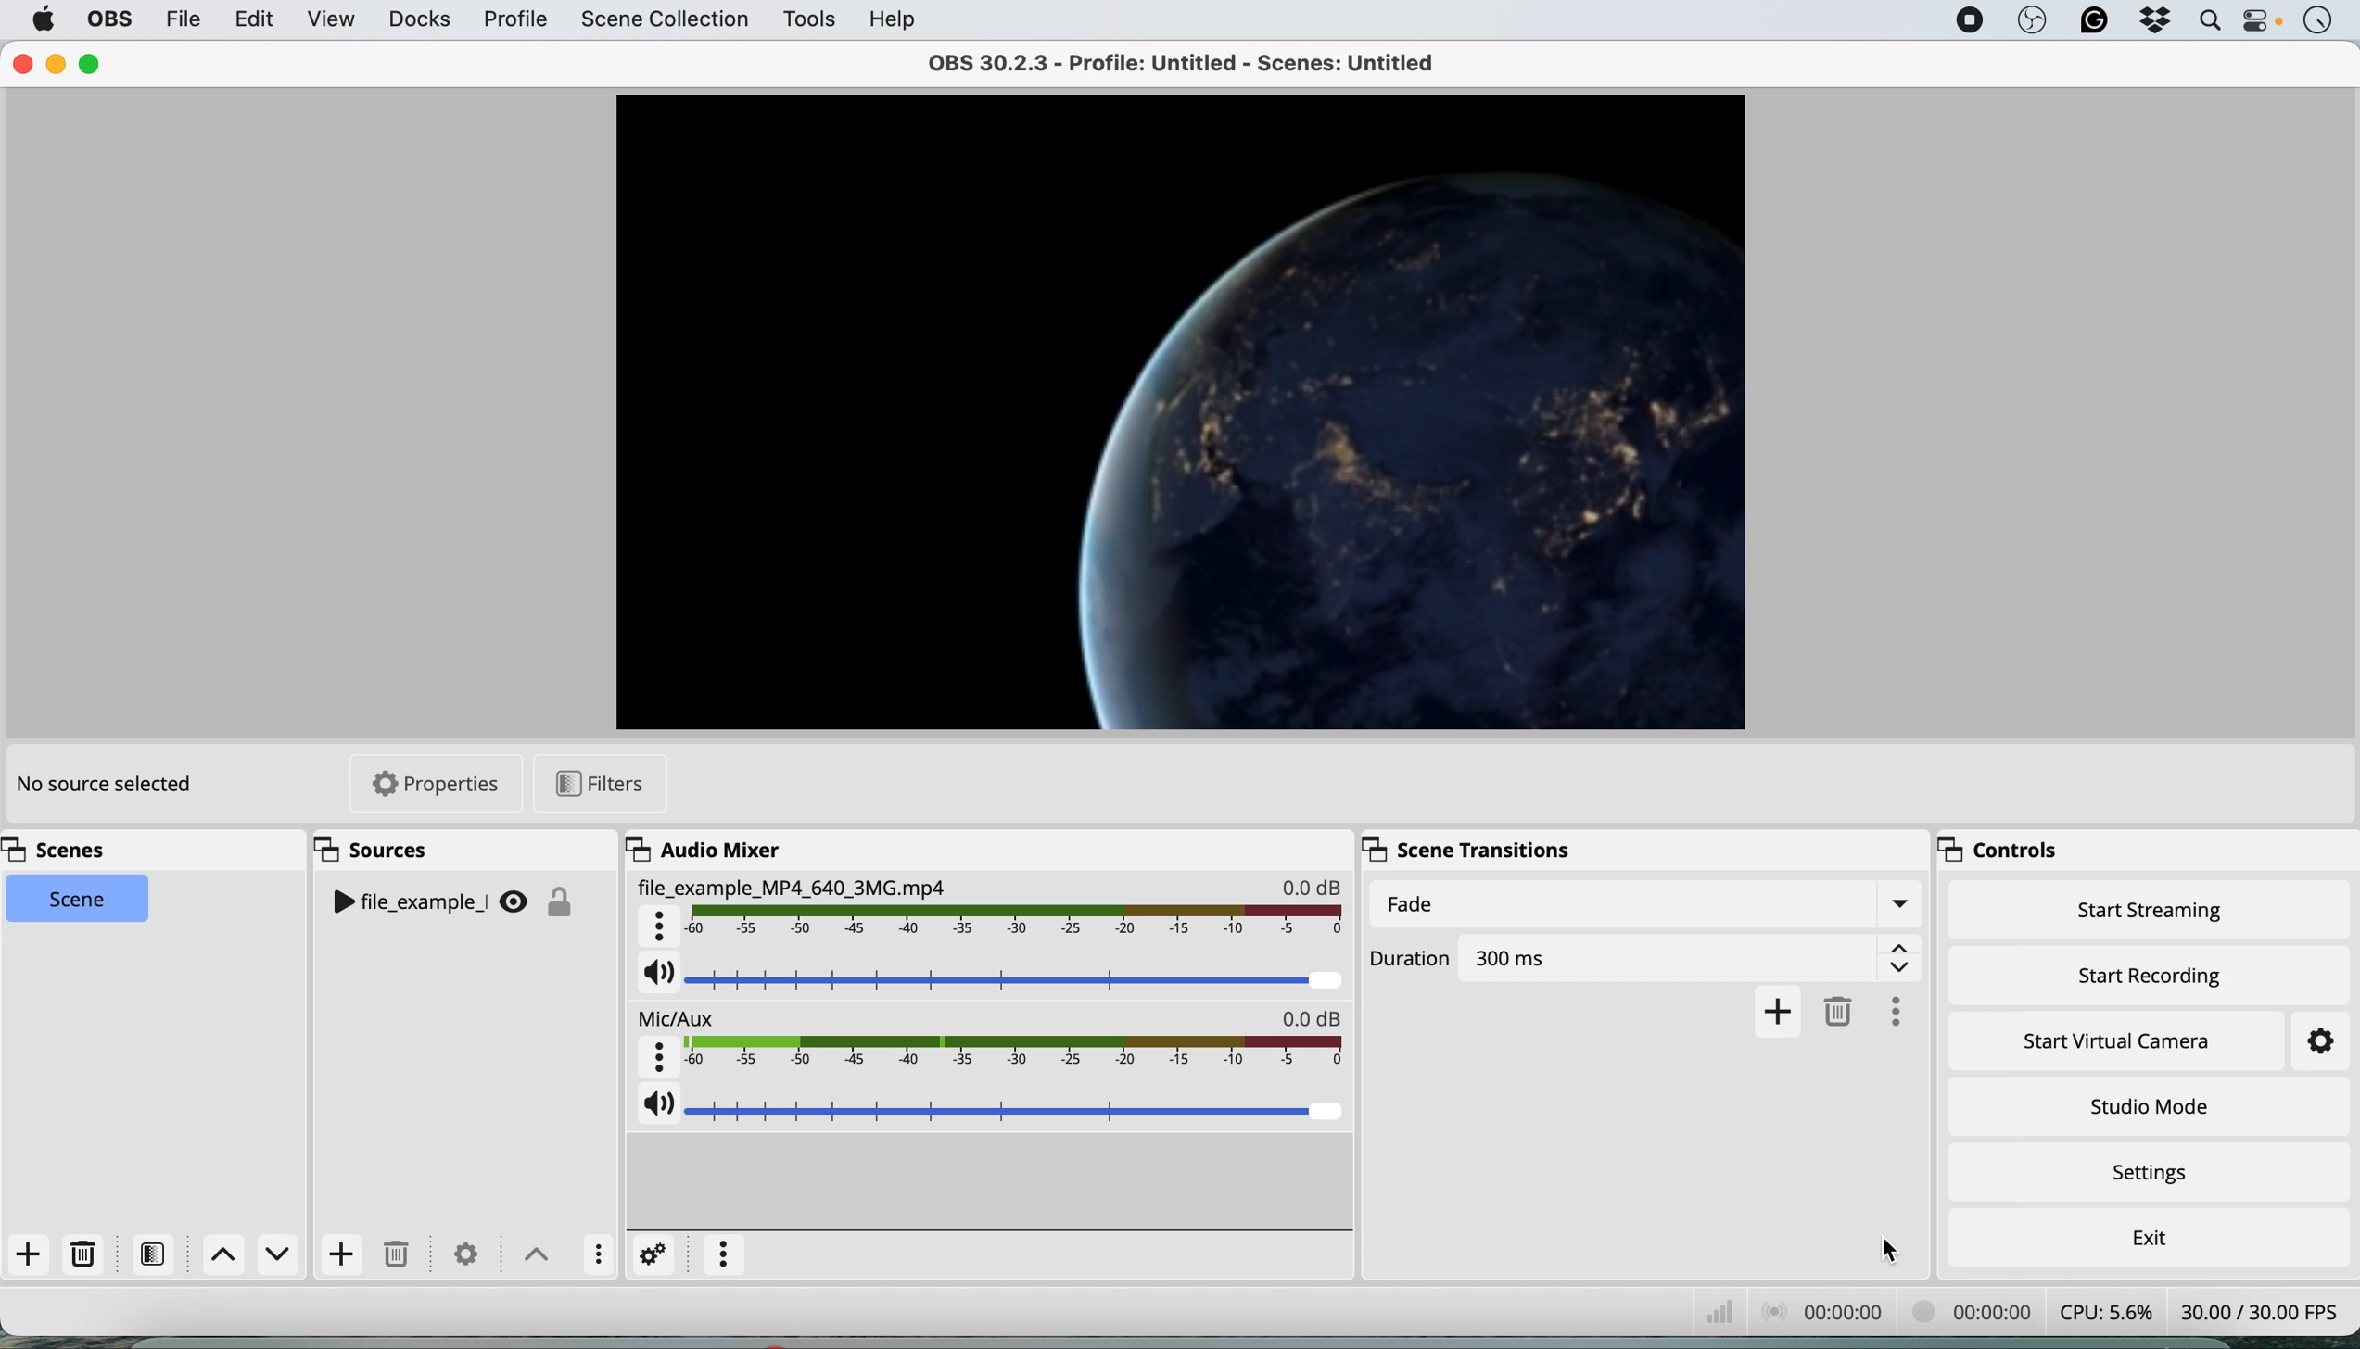 This screenshot has width=2360, height=1349. What do you see at coordinates (992, 1108) in the screenshot?
I see `mic aux audio volume` at bounding box center [992, 1108].